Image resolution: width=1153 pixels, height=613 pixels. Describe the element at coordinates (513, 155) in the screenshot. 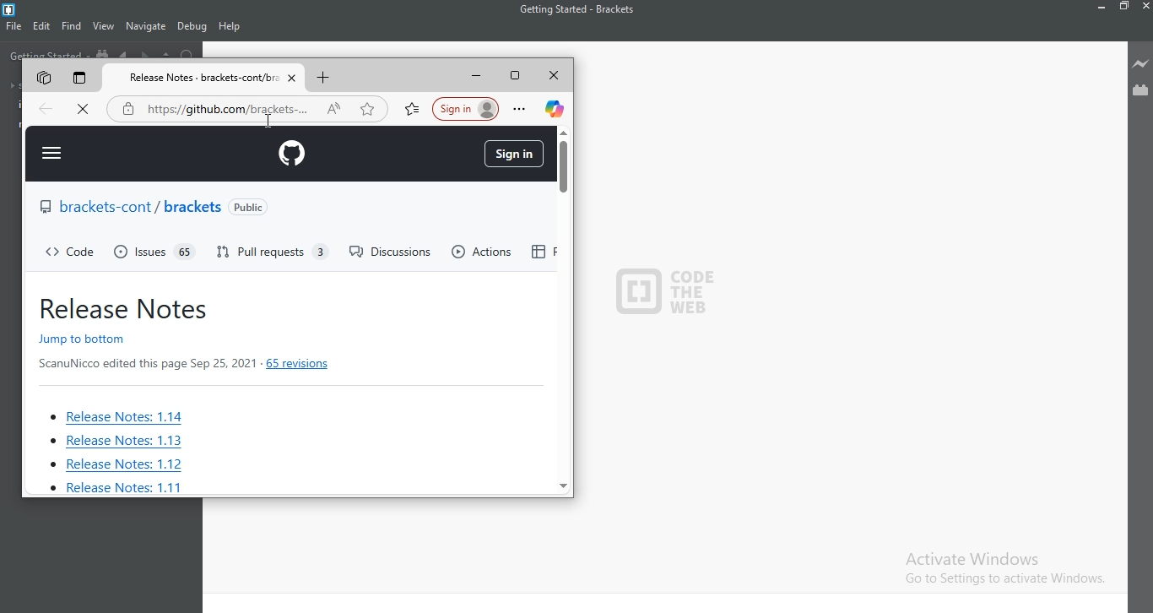

I see `sign in` at that location.